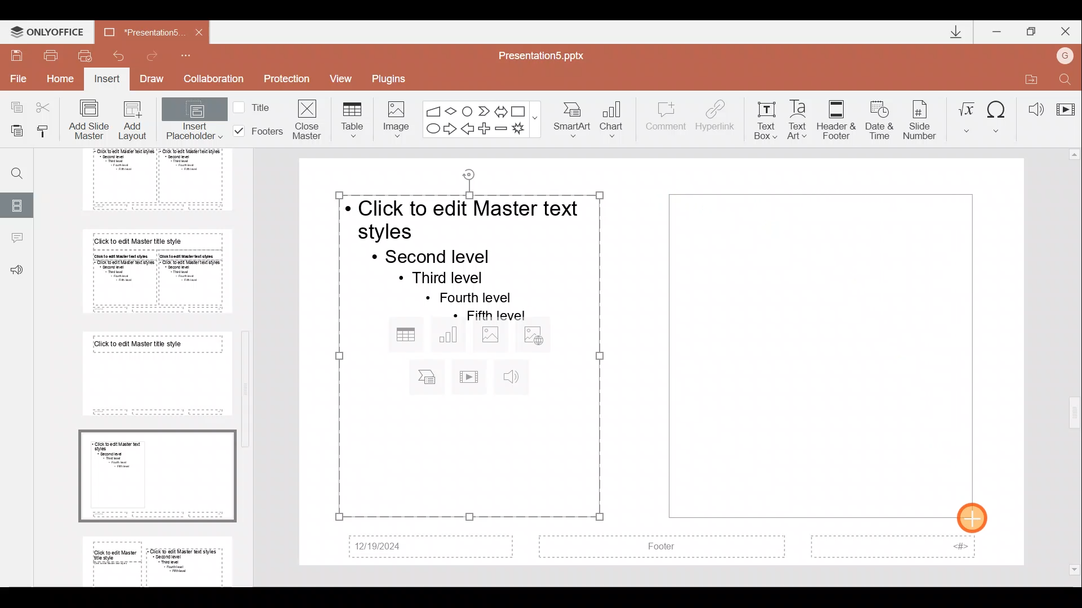 The width and height of the screenshot is (1082, 608). Describe the element at coordinates (468, 129) in the screenshot. I see `Left arrow` at that location.